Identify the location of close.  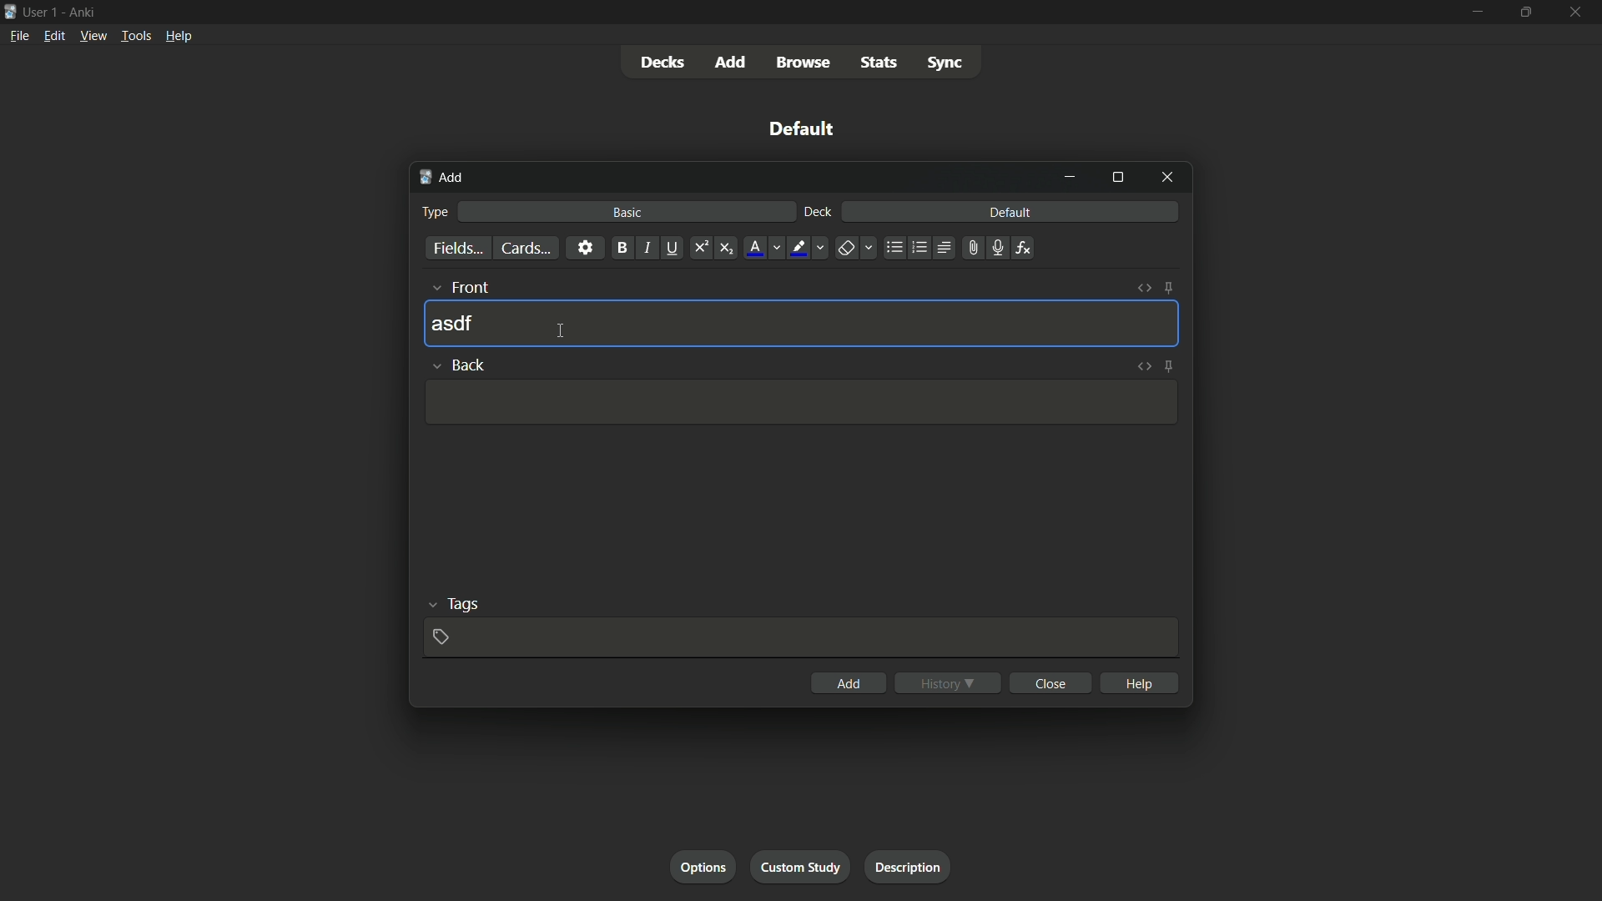
(1167, 179).